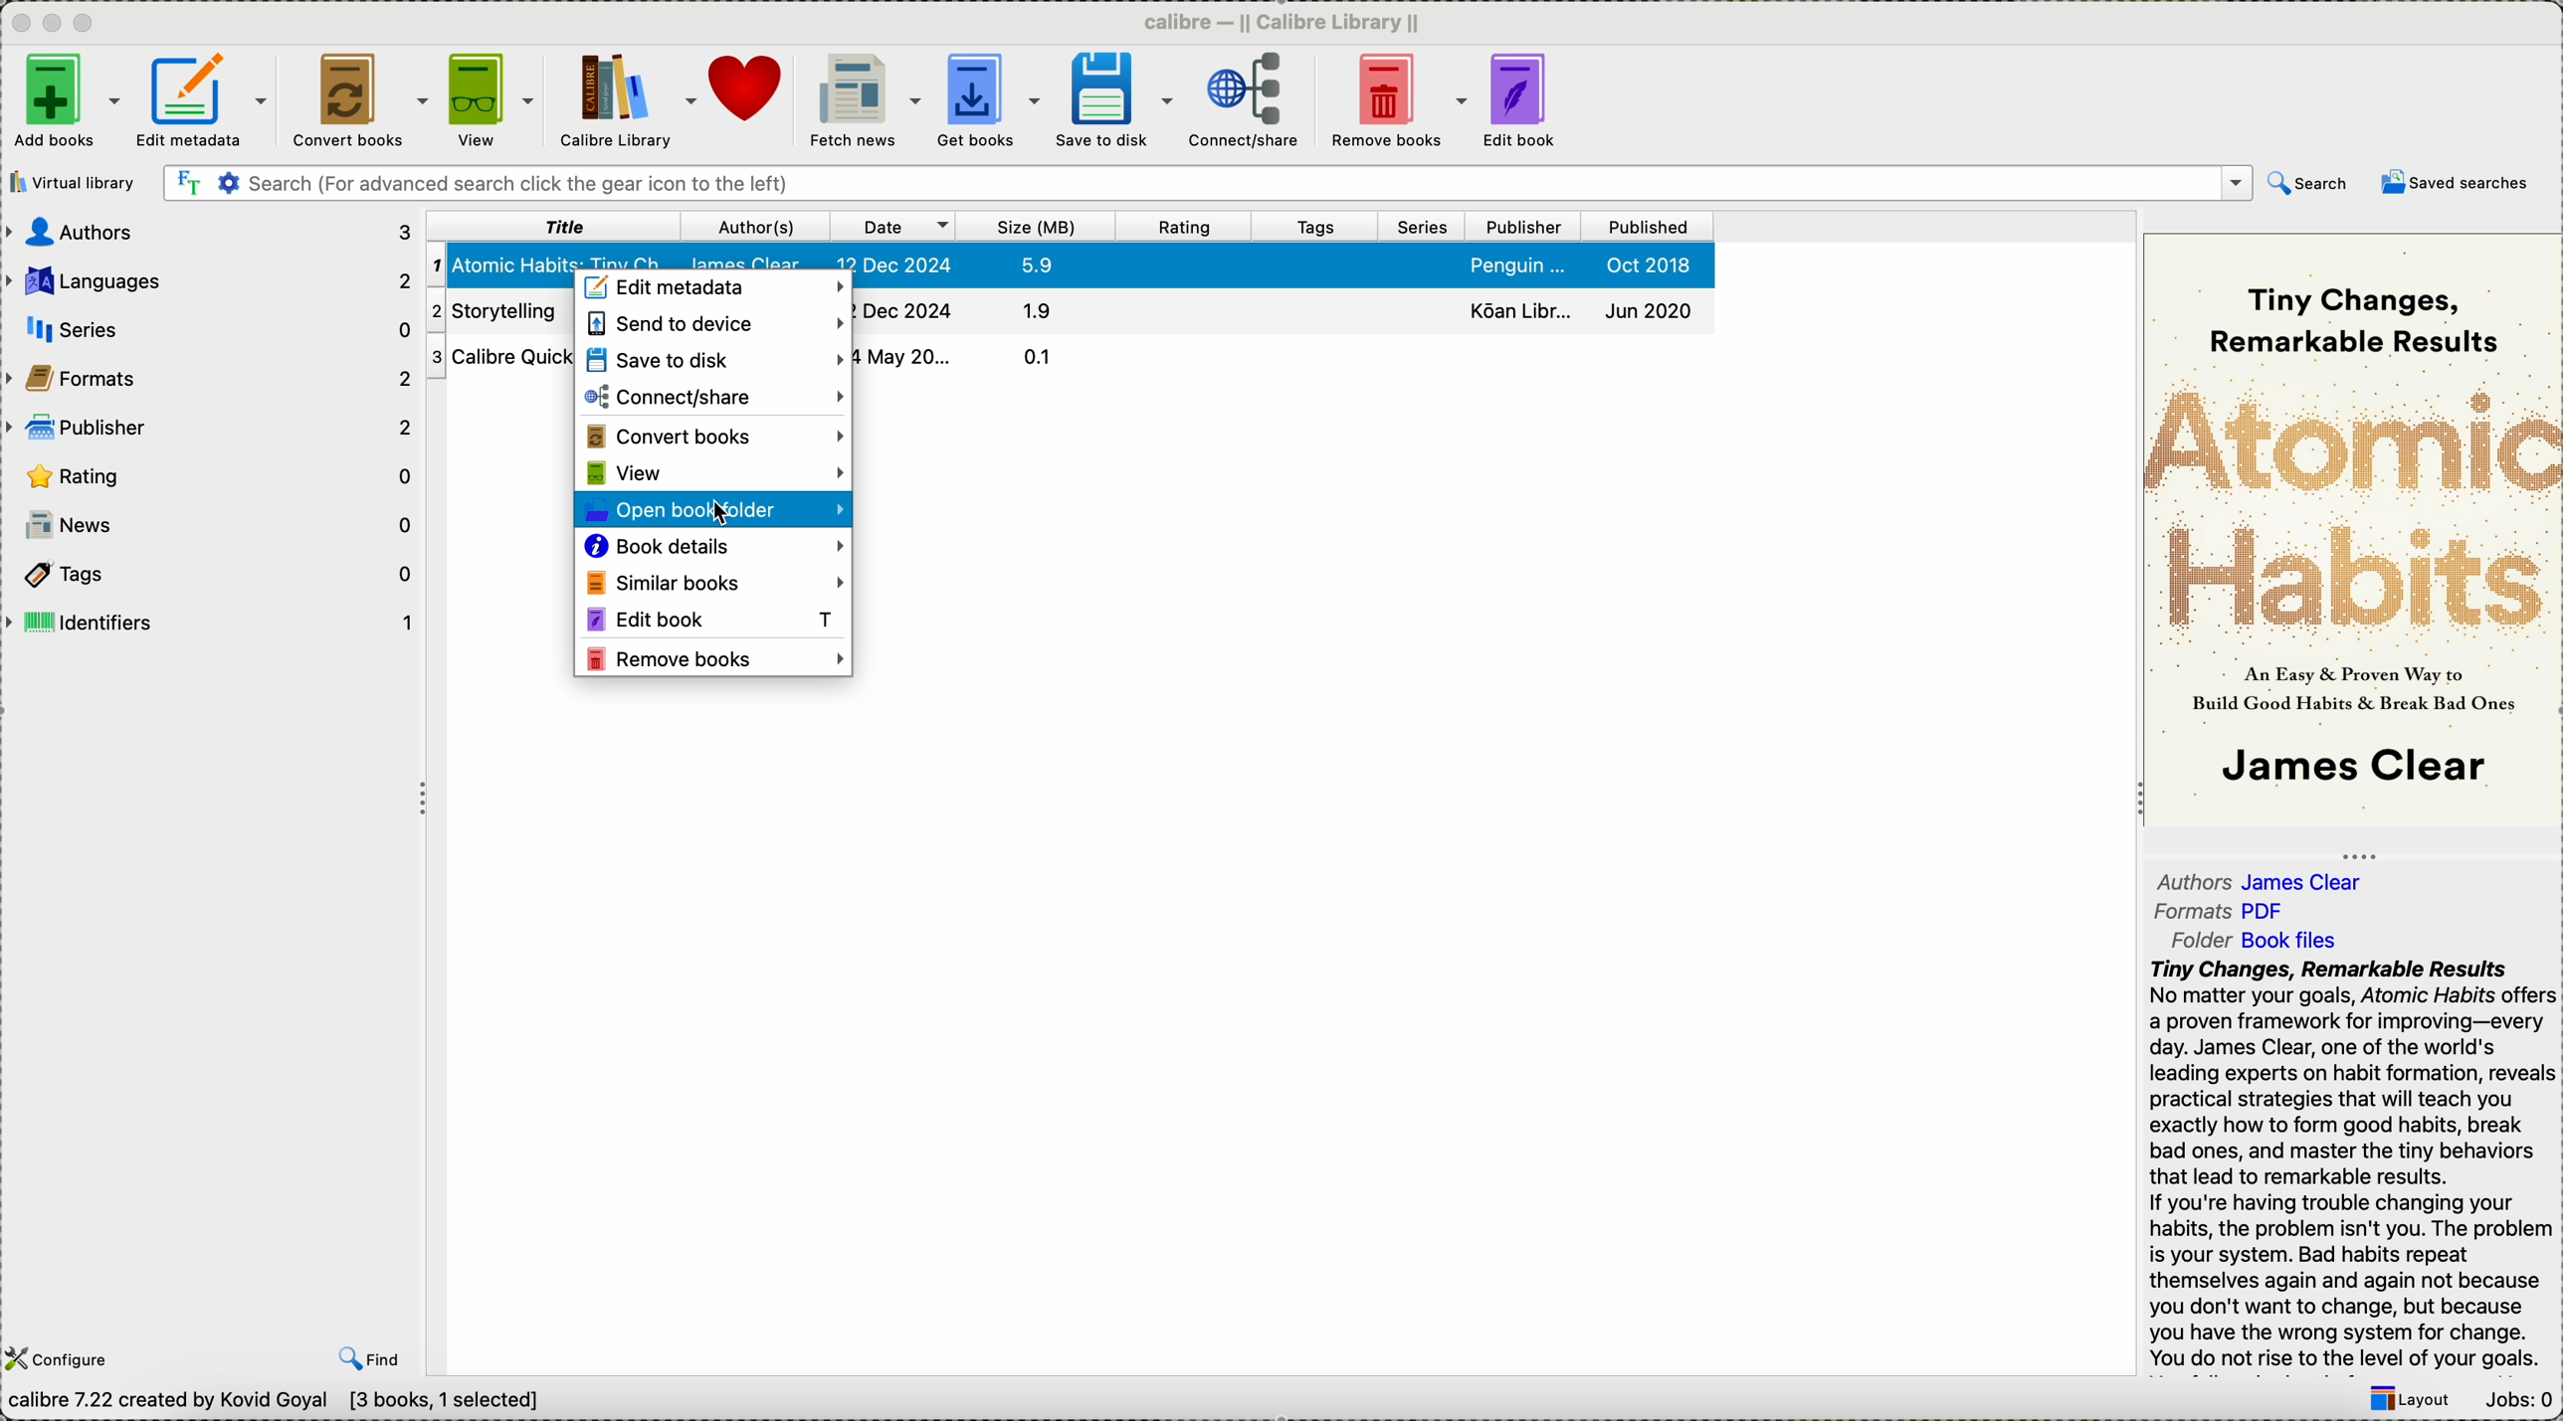  I want to click on details, so click(958, 354).